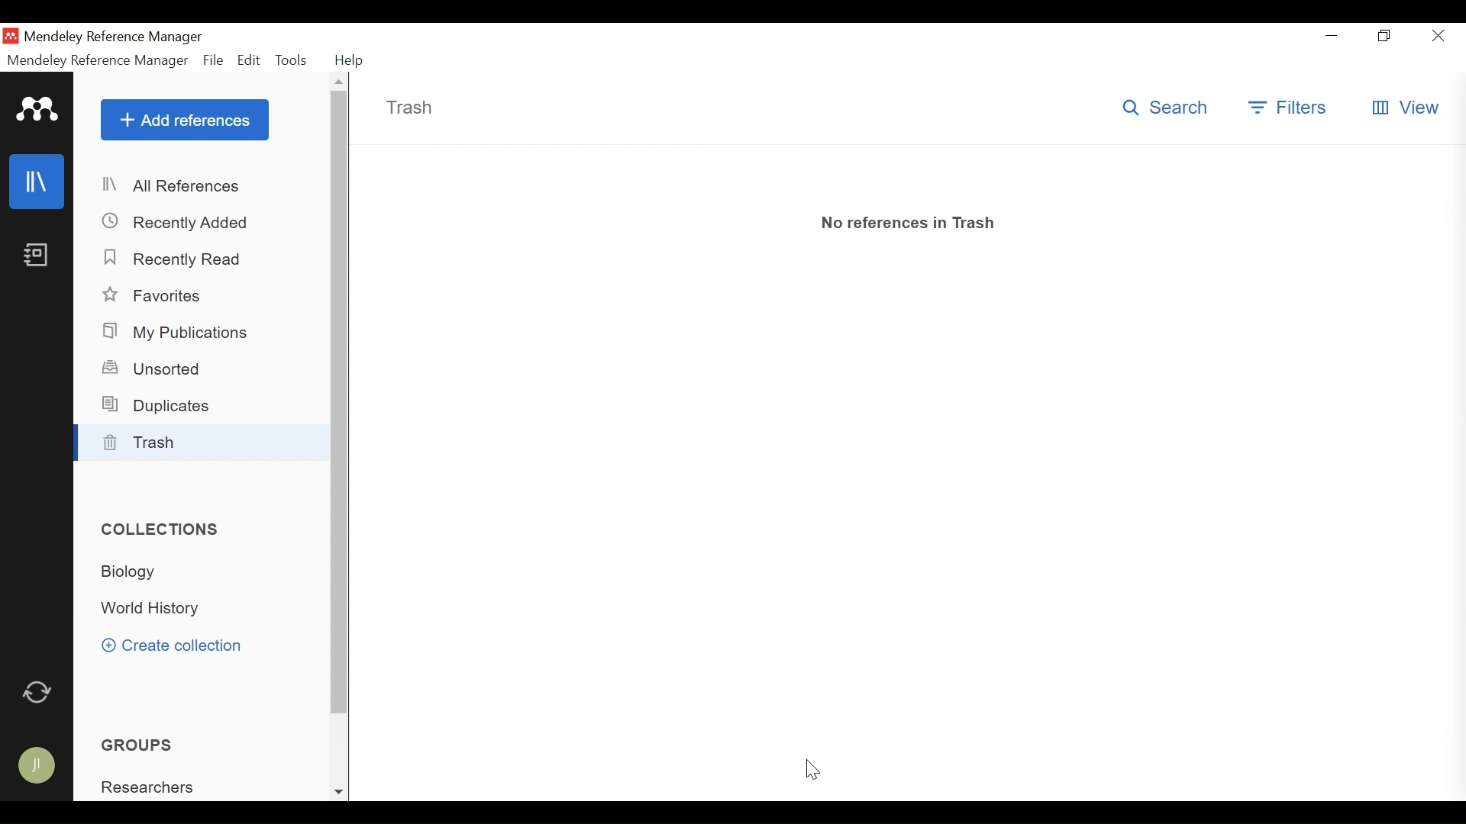 This screenshot has height=824, width=1466. I want to click on Filters, so click(1287, 109).